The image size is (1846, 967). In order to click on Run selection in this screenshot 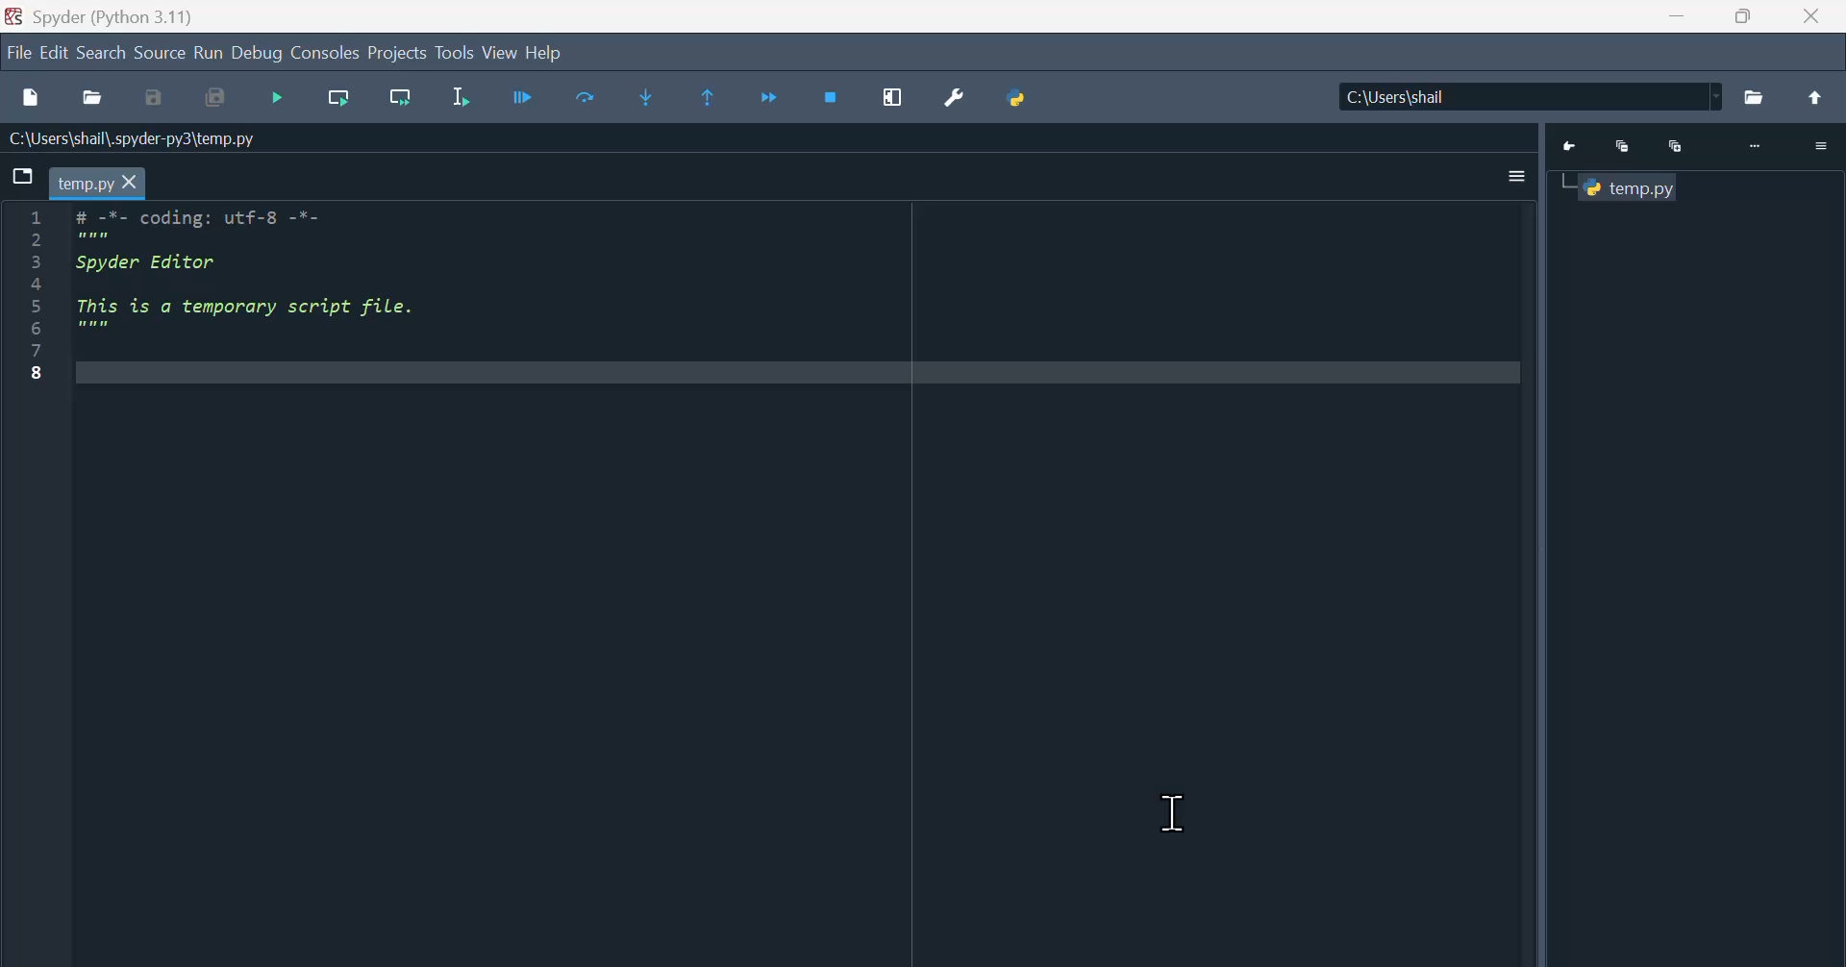, I will do `click(460, 96)`.